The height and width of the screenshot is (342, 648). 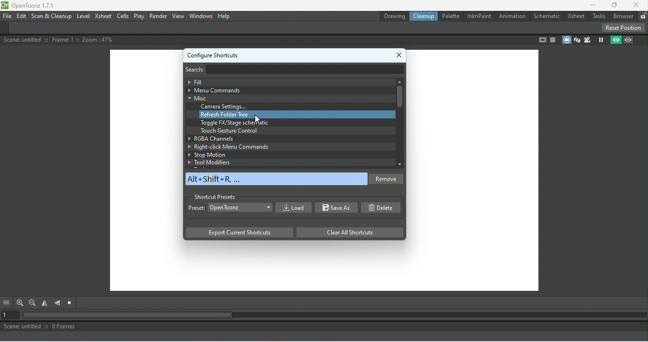 I want to click on Scan & Cleanup, so click(x=52, y=16).